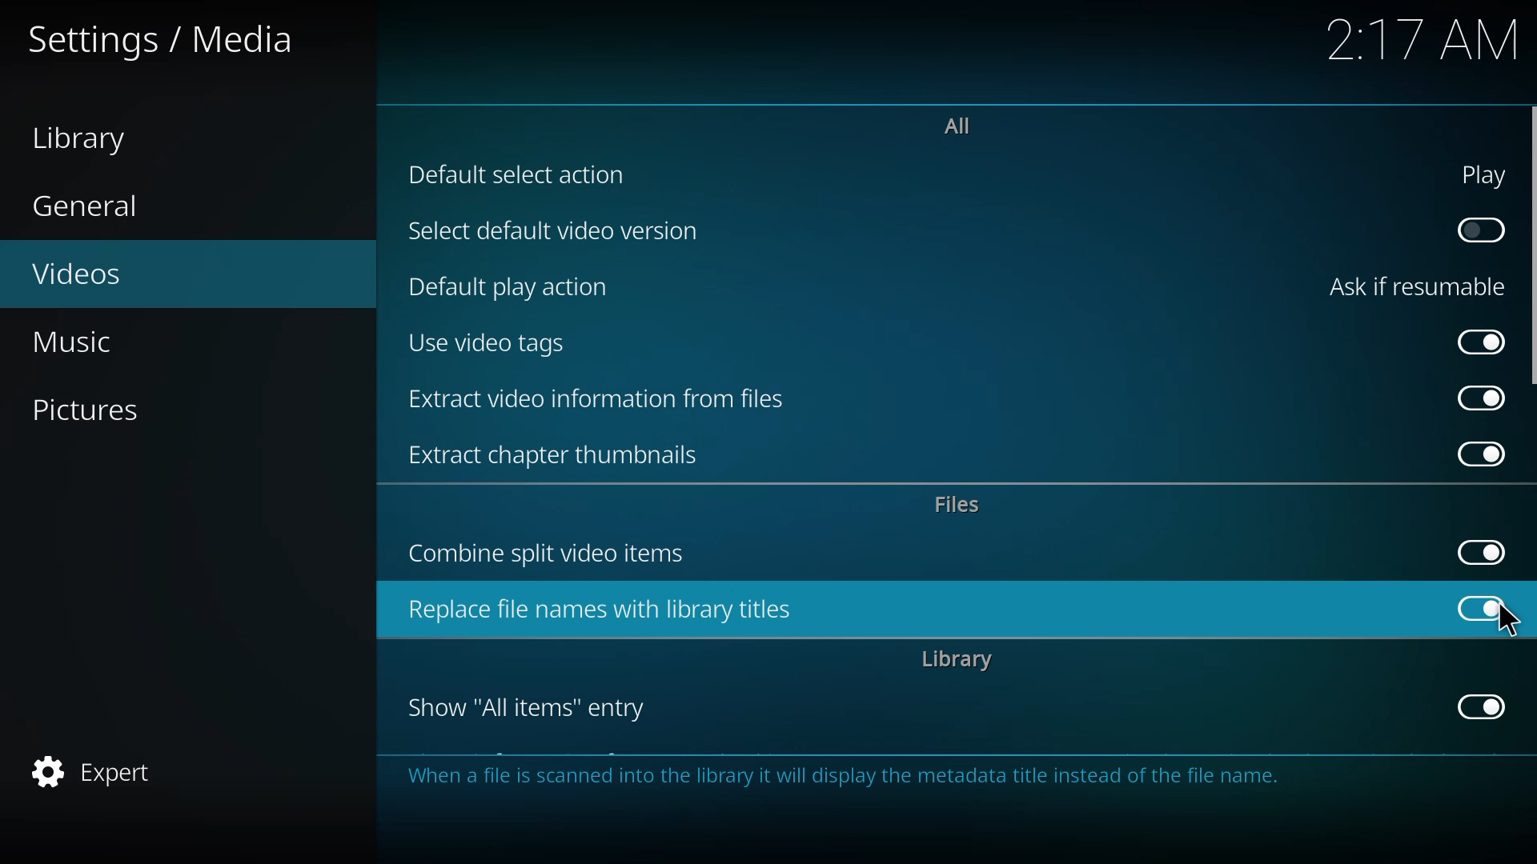  Describe the element at coordinates (1476, 174) in the screenshot. I see `play` at that location.